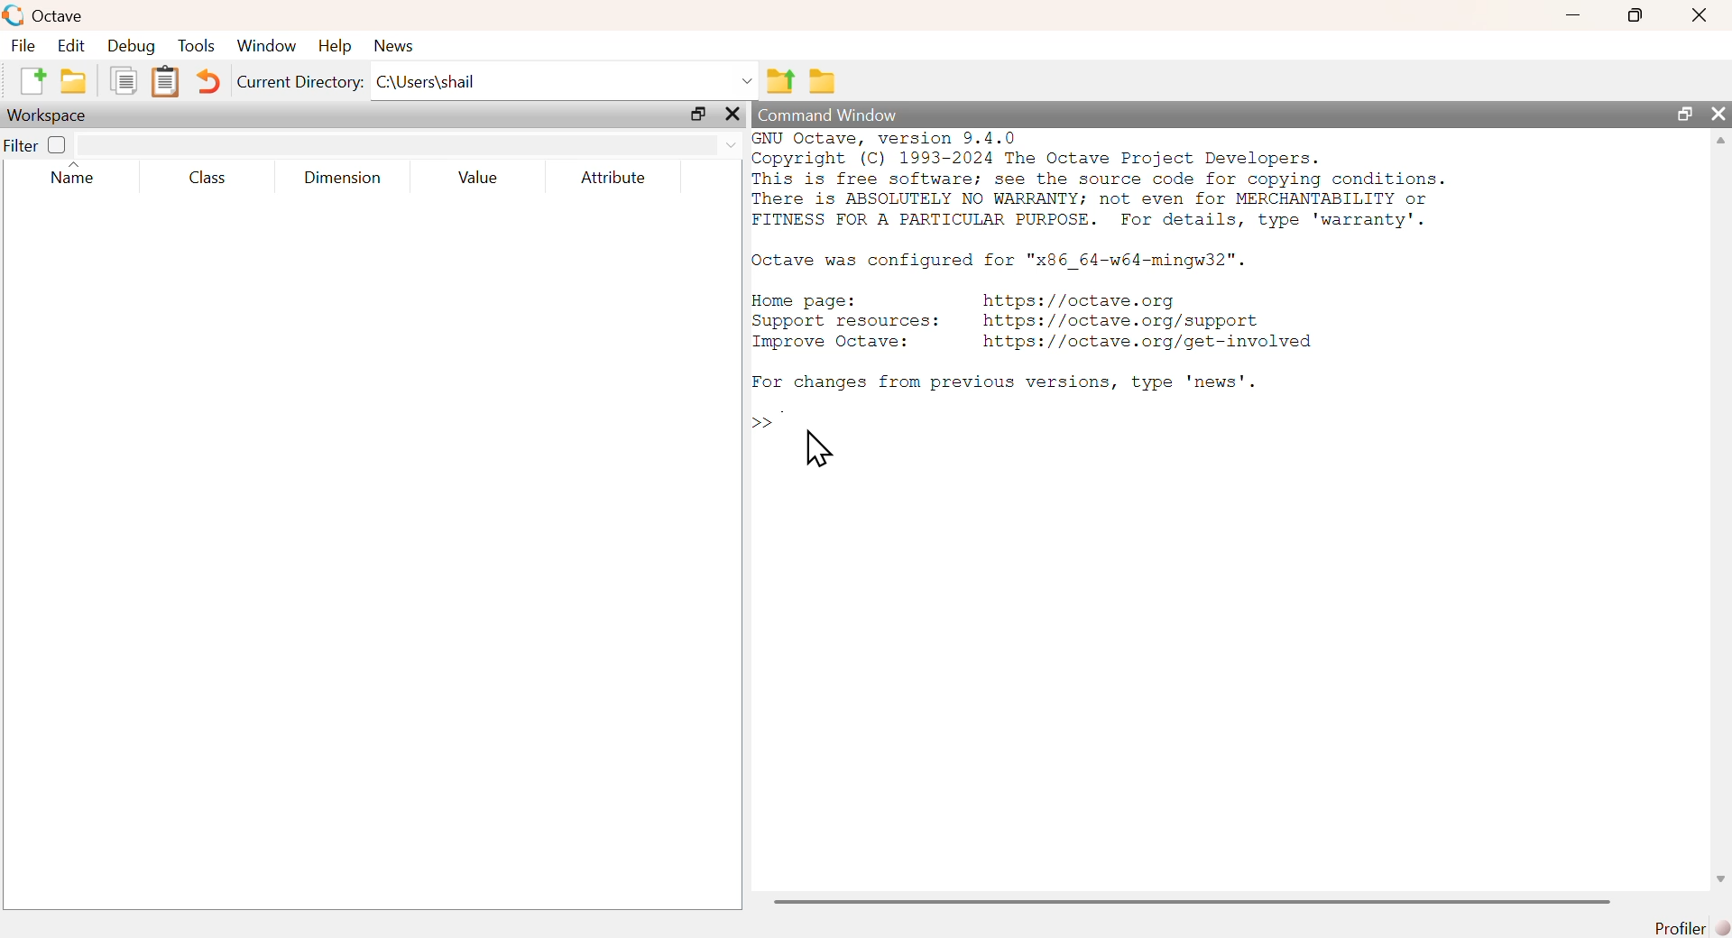  What do you see at coordinates (394, 46) in the screenshot?
I see `news` at bounding box center [394, 46].